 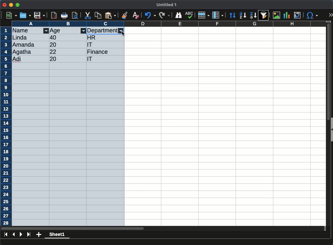 What do you see at coordinates (11, 15) in the screenshot?
I see `new` at bounding box center [11, 15].